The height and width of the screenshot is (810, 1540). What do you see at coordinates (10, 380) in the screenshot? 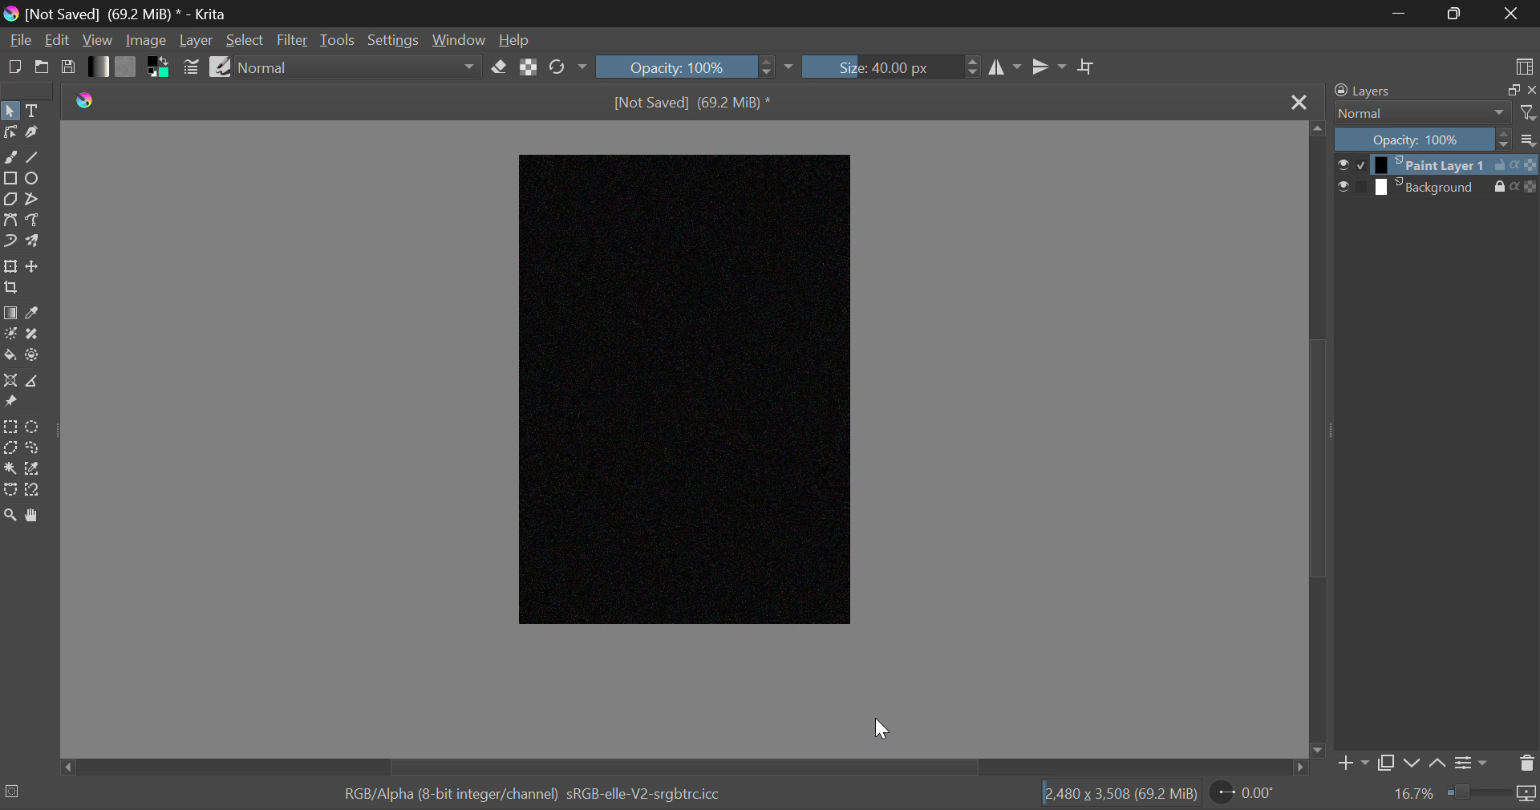
I see `Assistant Tool` at bounding box center [10, 380].